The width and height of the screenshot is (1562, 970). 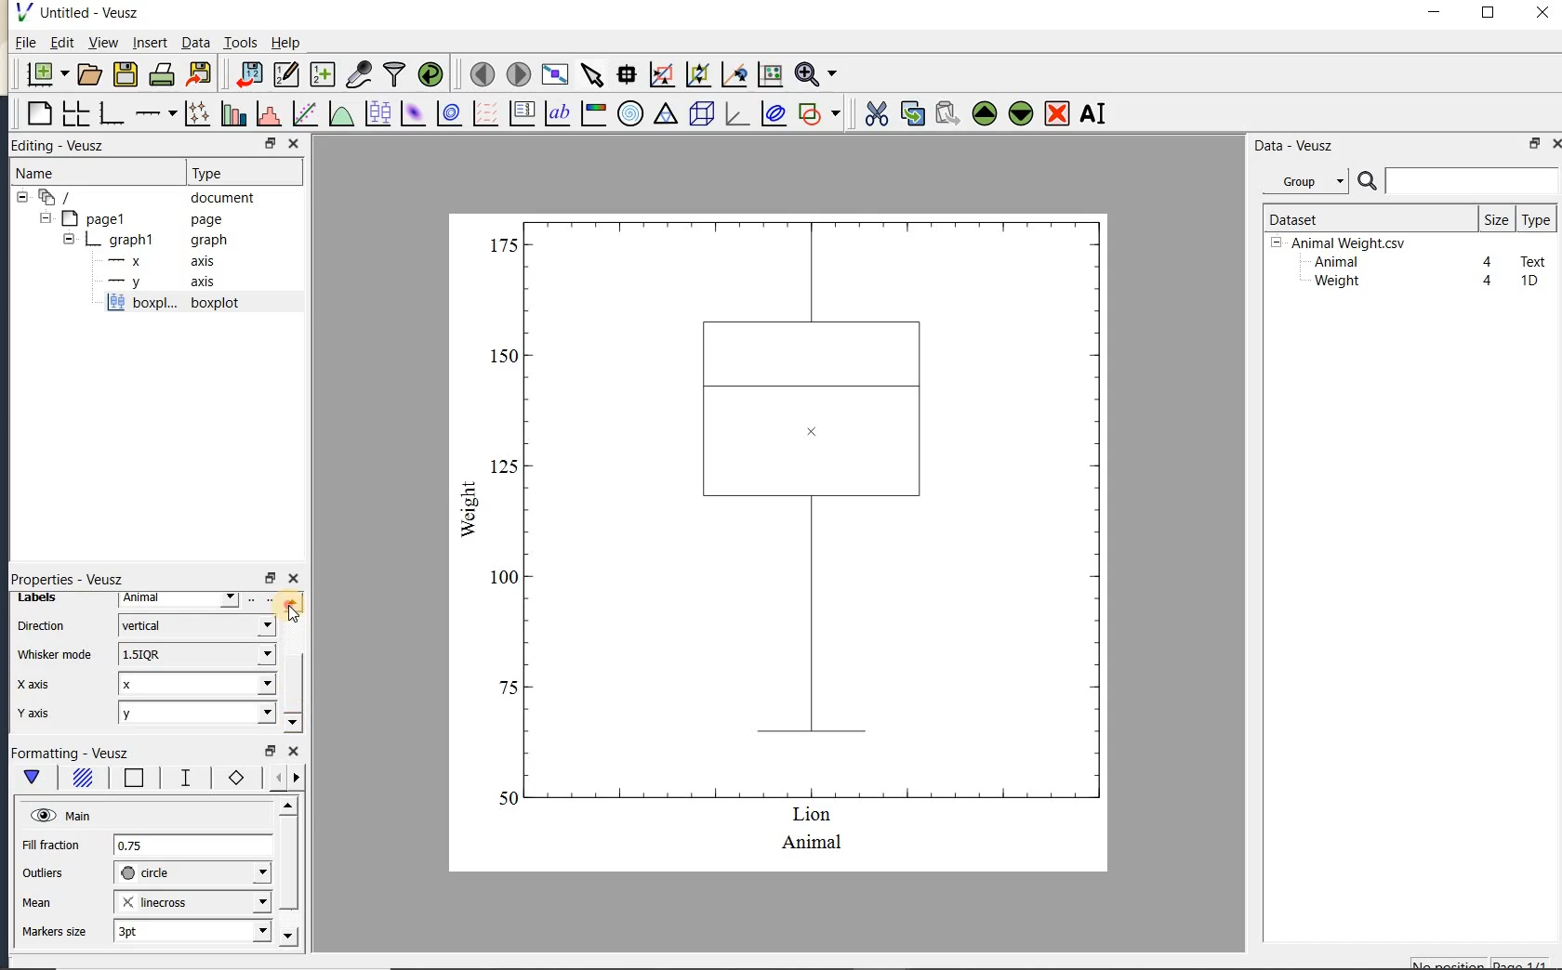 What do you see at coordinates (242, 41) in the screenshot?
I see `Tools` at bounding box center [242, 41].